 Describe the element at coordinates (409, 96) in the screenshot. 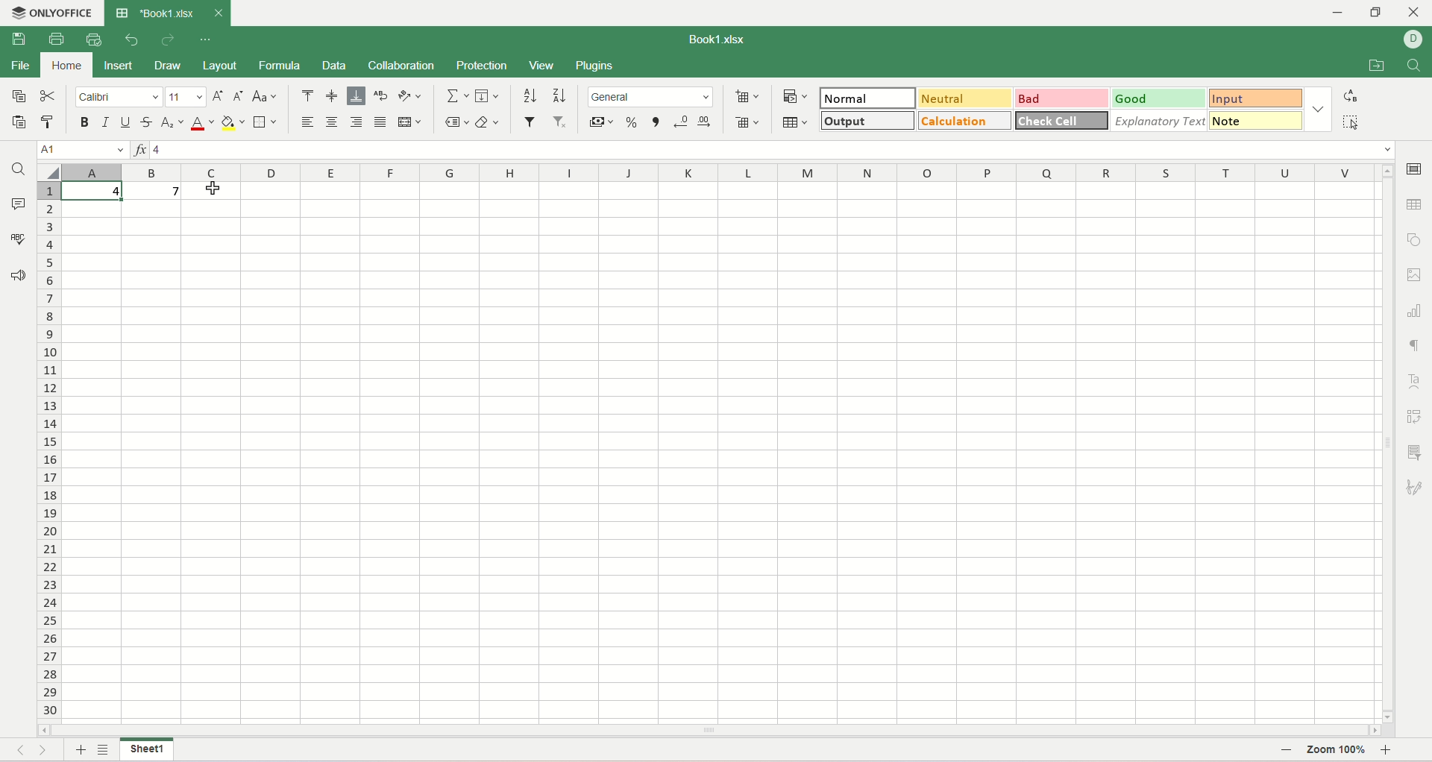

I see `orientation` at that location.